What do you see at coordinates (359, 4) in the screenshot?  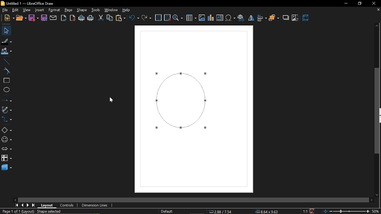 I see `restore down` at bounding box center [359, 4].